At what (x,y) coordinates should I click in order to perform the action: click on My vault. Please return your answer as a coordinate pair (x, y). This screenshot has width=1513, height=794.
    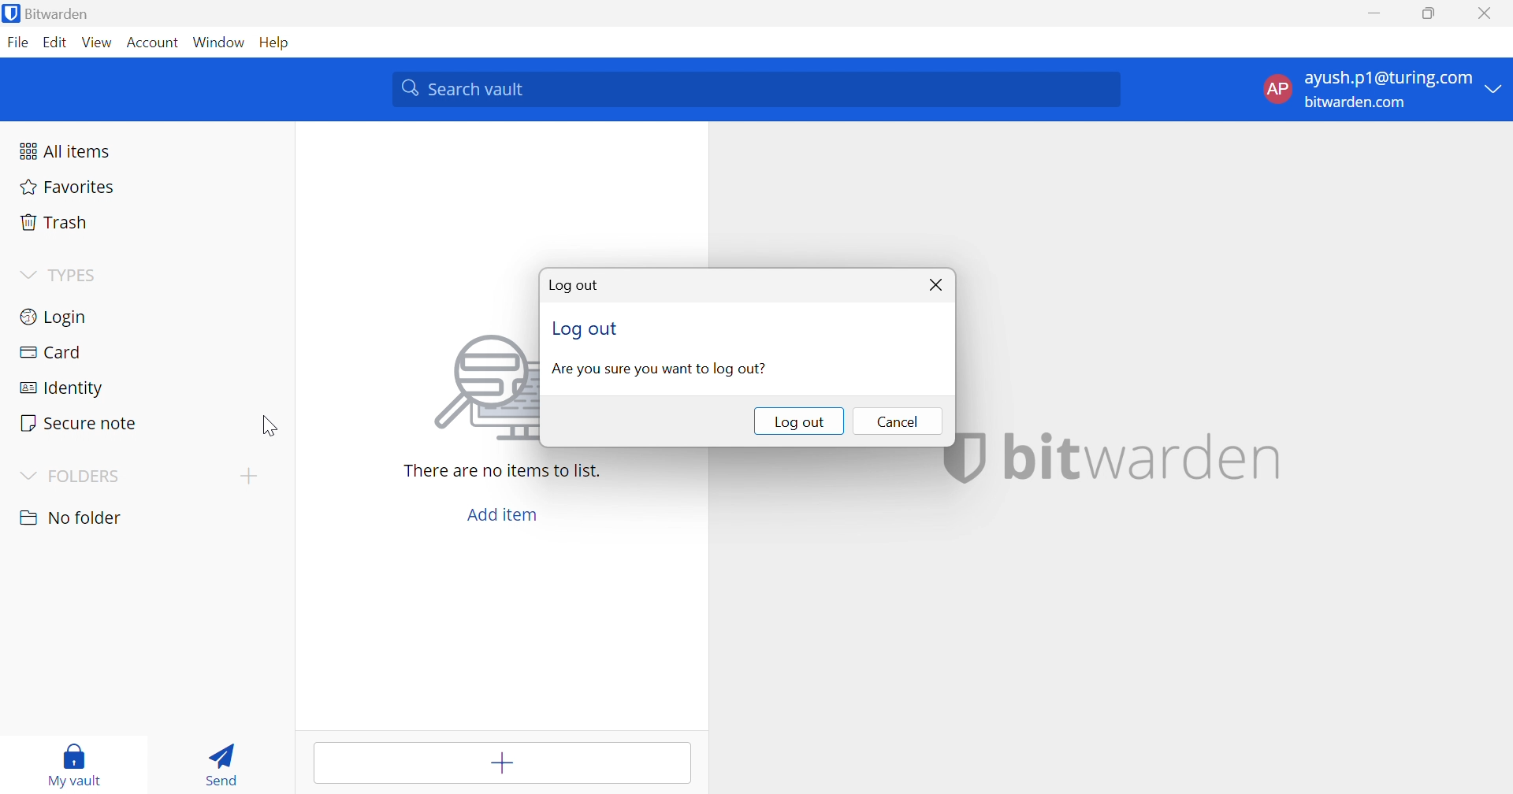
    Looking at the image, I should click on (76, 761).